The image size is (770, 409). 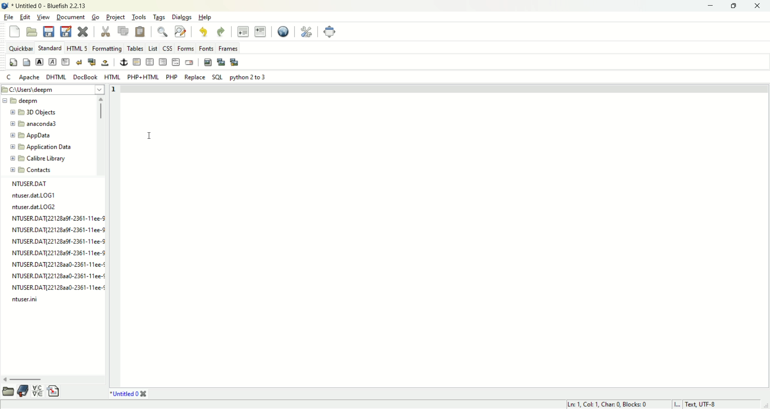 What do you see at coordinates (66, 31) in the screenshot?
I see `save as` at bounding box center [66, 31].